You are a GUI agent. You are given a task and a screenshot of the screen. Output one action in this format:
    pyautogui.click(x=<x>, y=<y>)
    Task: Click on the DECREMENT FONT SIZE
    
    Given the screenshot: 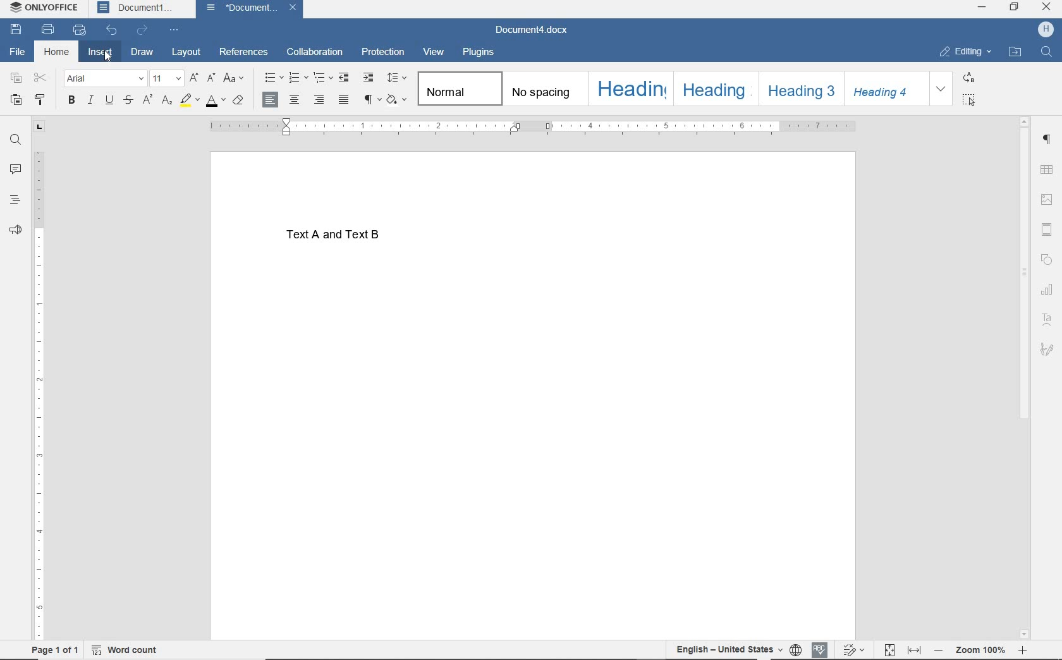 What is the action you would take?
    pyautogui.click(x=211, y=79)
    